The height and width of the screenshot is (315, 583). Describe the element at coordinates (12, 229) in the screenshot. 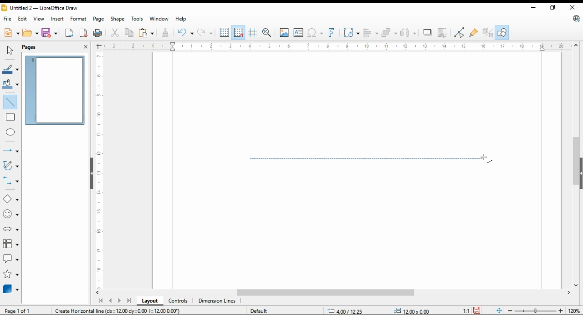

I see `block arrows` at that location.